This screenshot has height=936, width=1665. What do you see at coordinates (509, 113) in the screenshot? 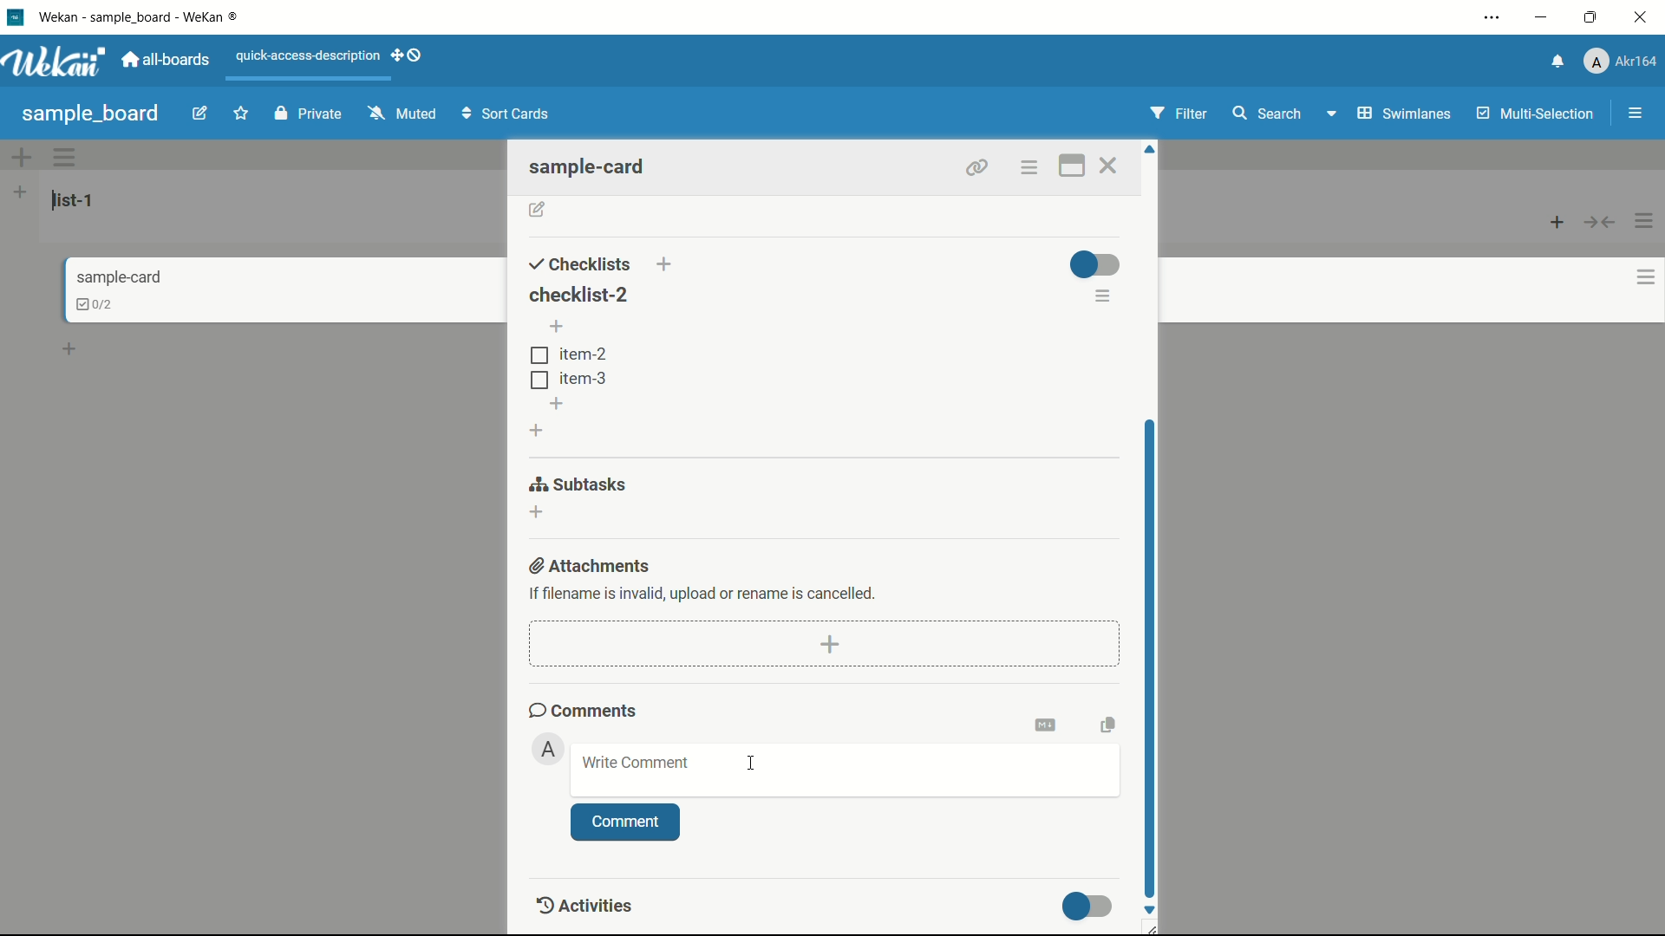
I see `Sort Cards` at bounding box center [509, 113].